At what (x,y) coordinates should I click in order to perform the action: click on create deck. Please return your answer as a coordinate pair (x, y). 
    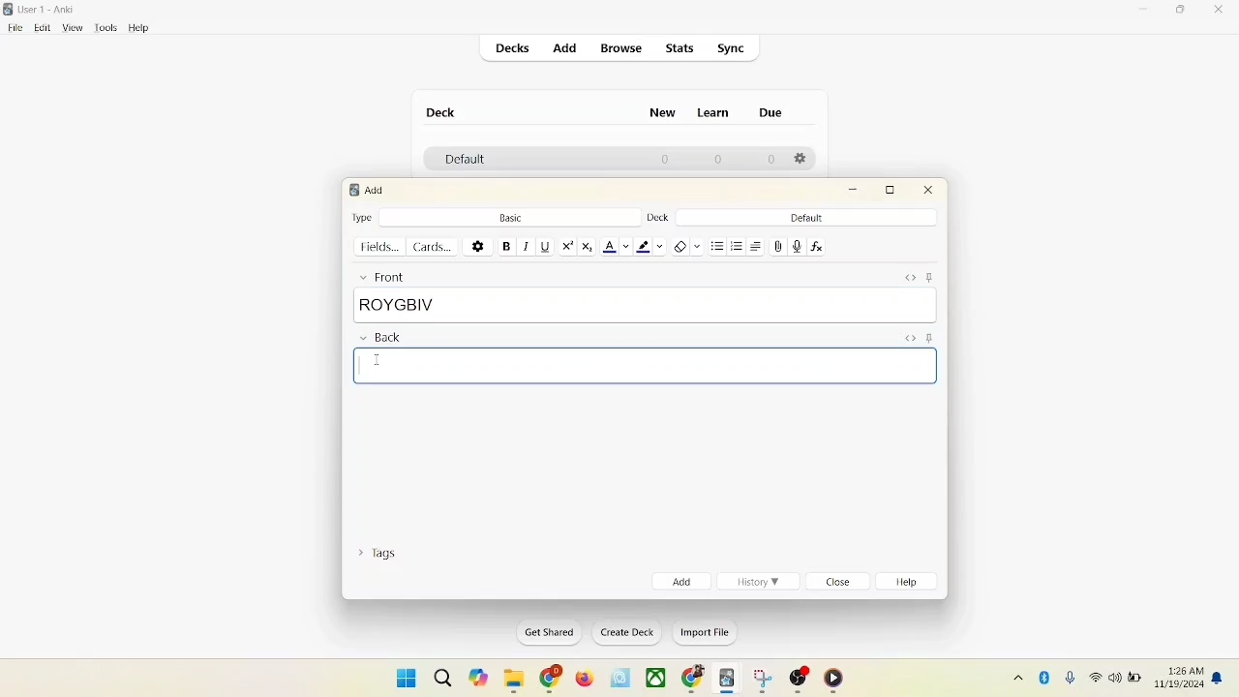
    Looking at the image, I should click on (623, 633).